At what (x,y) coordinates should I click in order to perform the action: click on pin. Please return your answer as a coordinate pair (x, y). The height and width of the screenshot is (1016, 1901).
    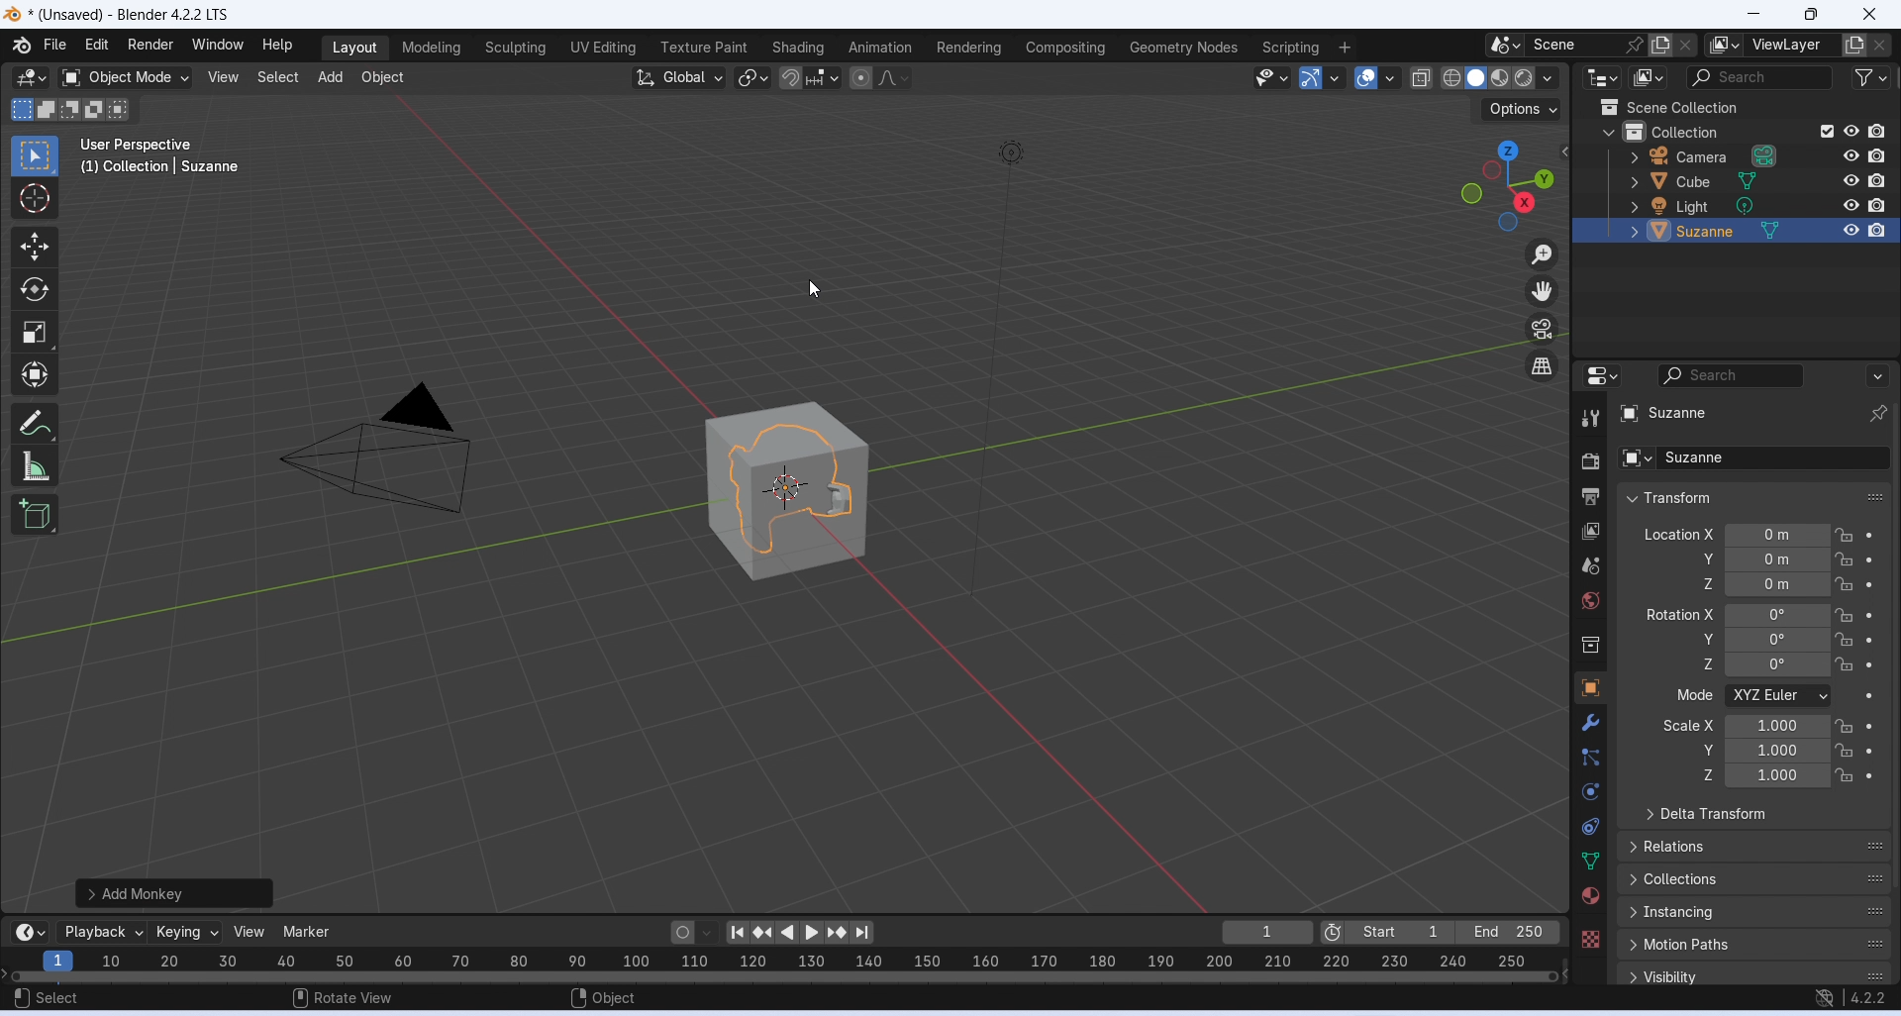
    Looking at the image, I should click on (1876, 414).